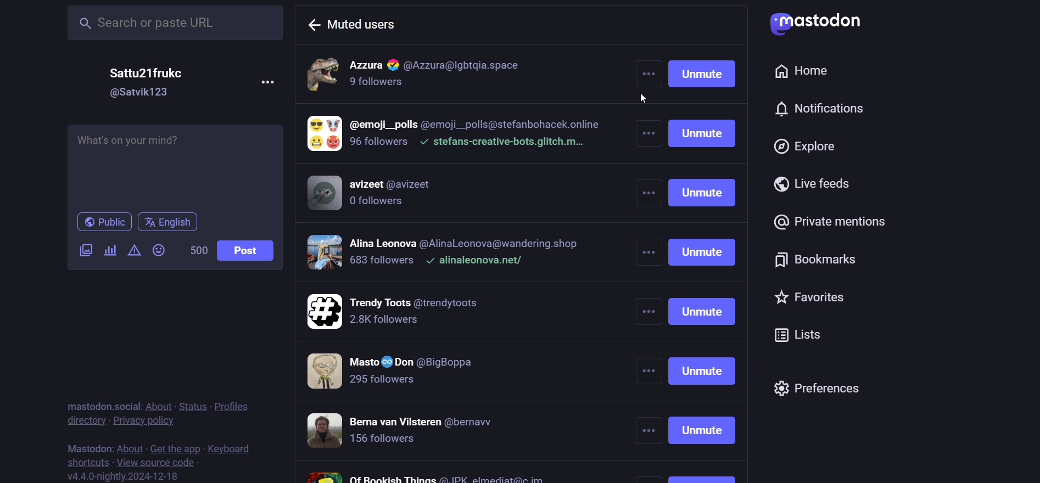 The width and height of the screenshot is (1040, 483). I want to click on poll, so click(109, 251).